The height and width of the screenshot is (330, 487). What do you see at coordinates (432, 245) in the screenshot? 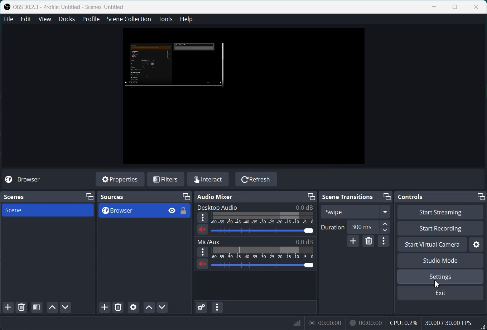
I see `Start Virtual Camer` at bounding box center [432, 245].